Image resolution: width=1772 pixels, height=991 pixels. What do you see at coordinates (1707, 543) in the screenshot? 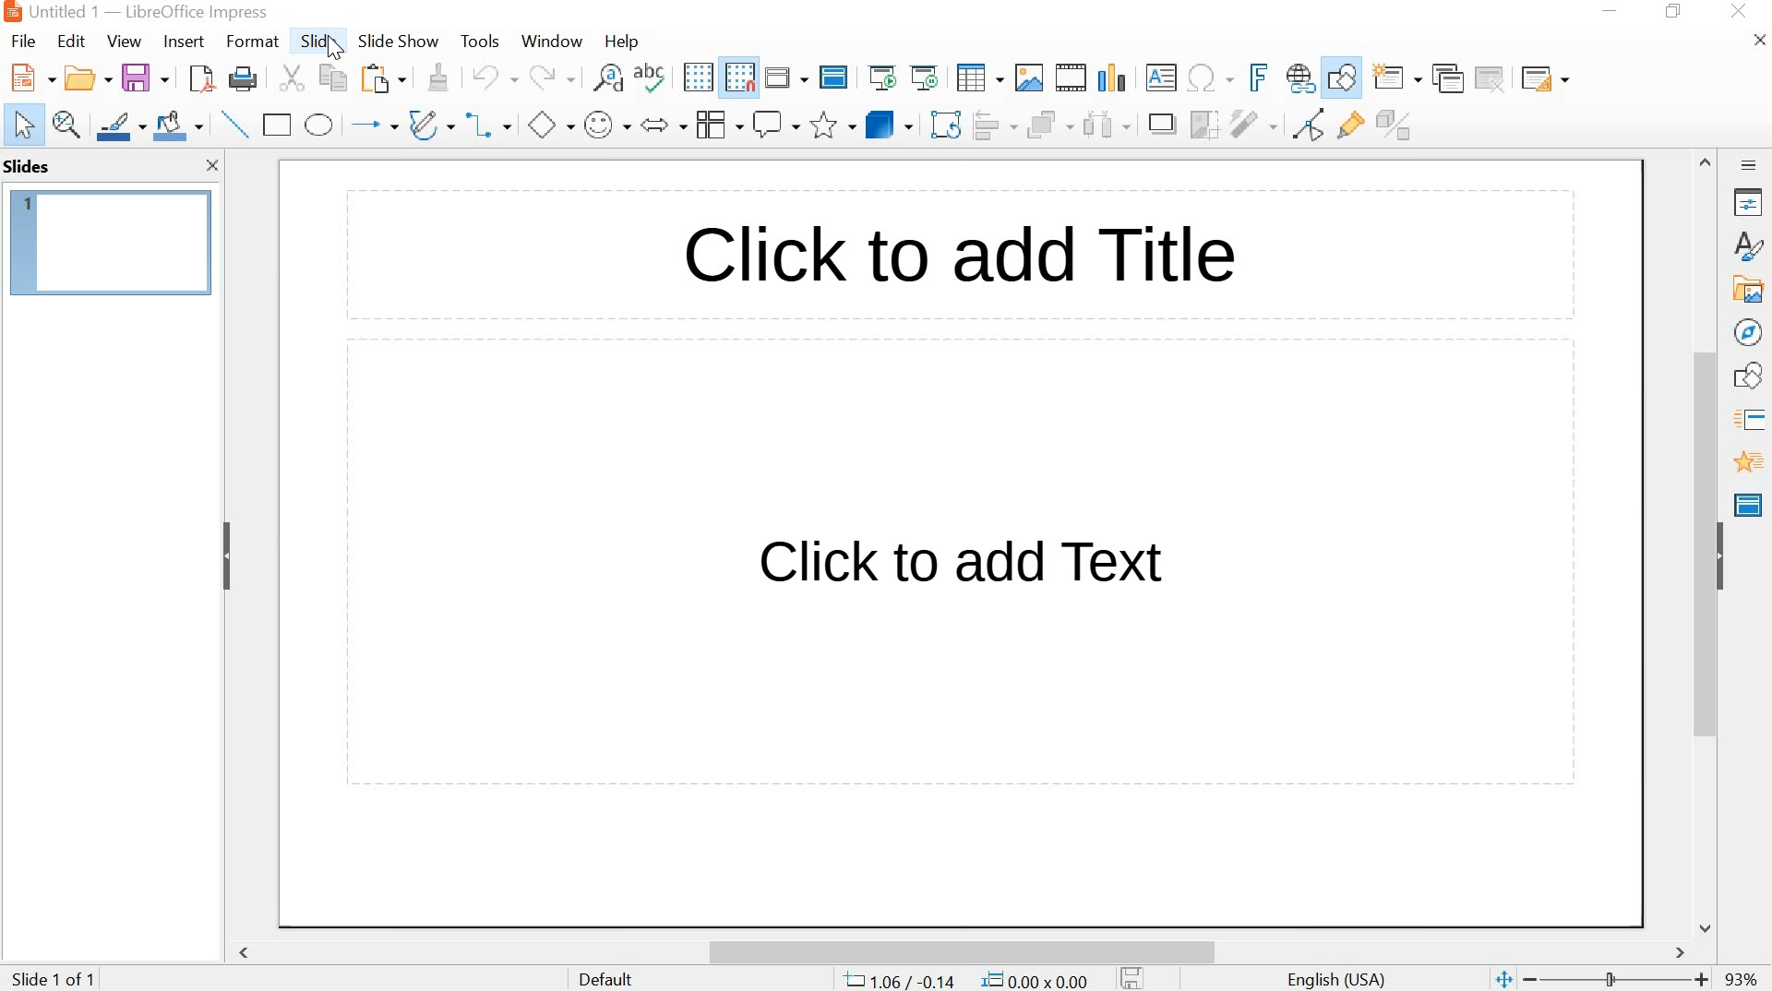
I see `SCROLLBAR` at bounding box center [1707, 543].